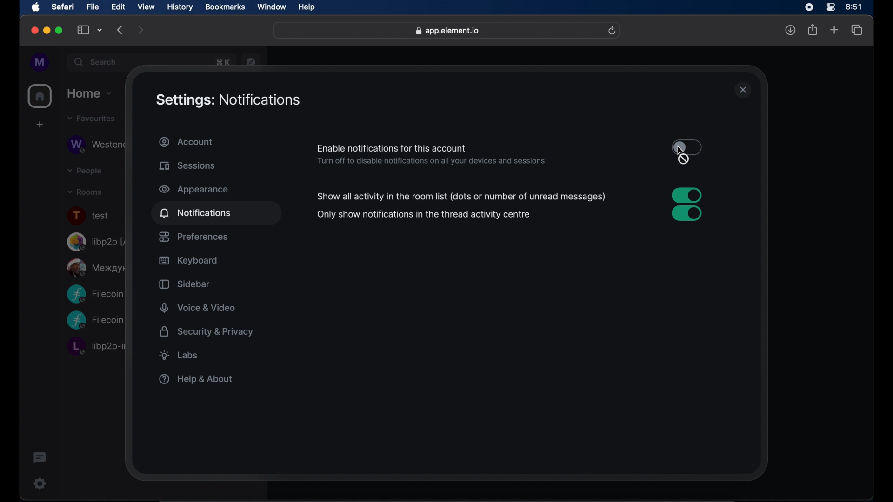  I want to click on backward, so click(120, 30).